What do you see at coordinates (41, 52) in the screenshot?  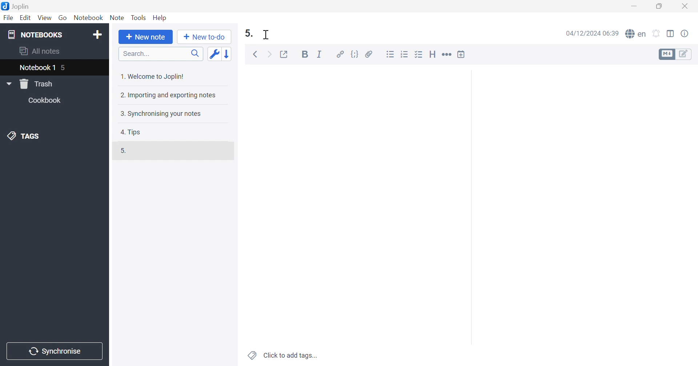 I see `All notes` at bounding box center [41, 52].